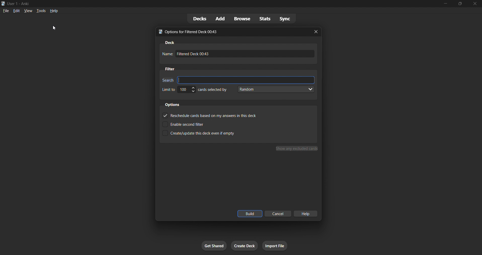 The image size is (482, 255). What do you see at coordinates (195, 18) in the screenshot?
I see `decks` at bounding box center [195, 18].